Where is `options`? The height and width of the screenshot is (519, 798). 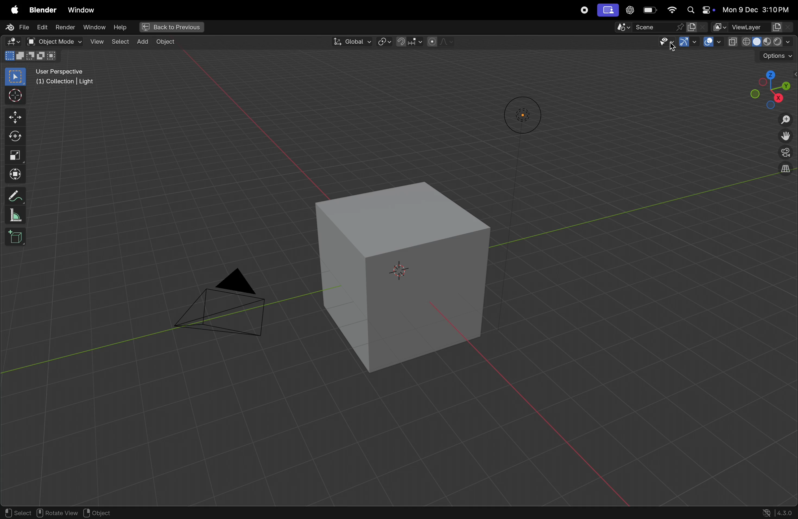 options is located at coordinates (776, 55).